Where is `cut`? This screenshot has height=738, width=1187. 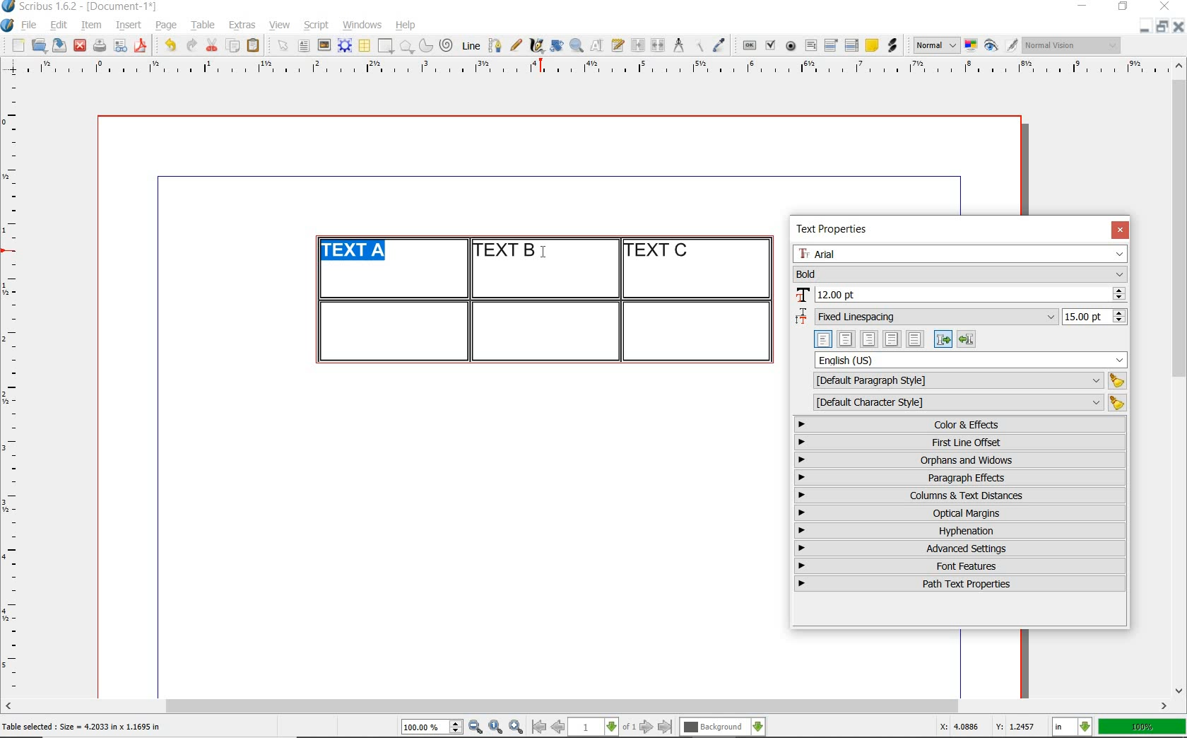 cut is located at coordinates (212, 45).